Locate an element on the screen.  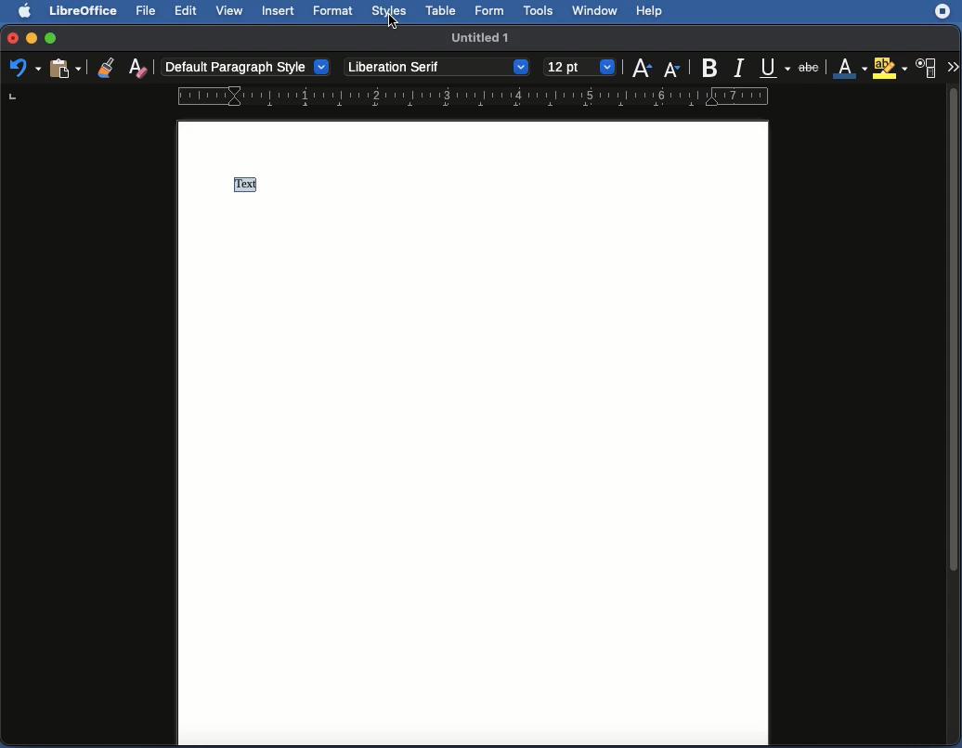
Underline is located at coordinates (776, 68).